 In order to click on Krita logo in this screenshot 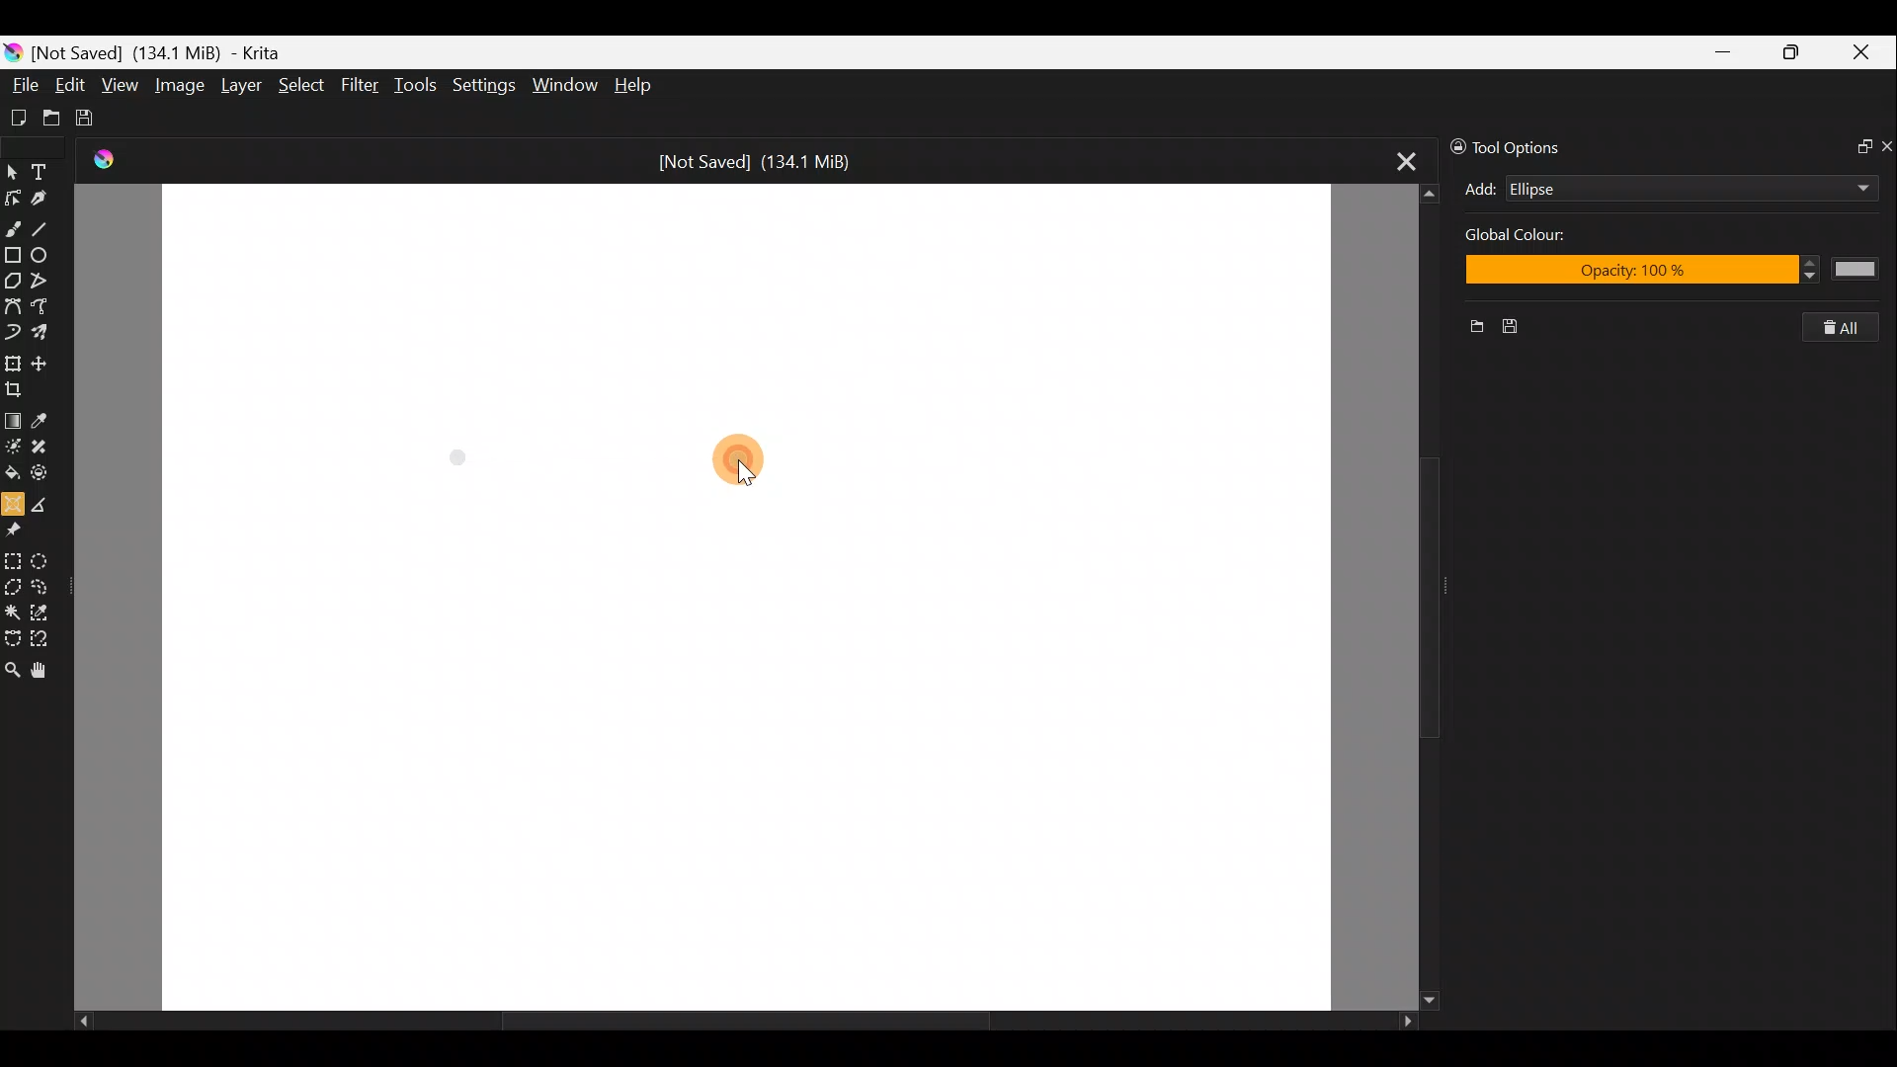, I will do `click(12, 51)`.